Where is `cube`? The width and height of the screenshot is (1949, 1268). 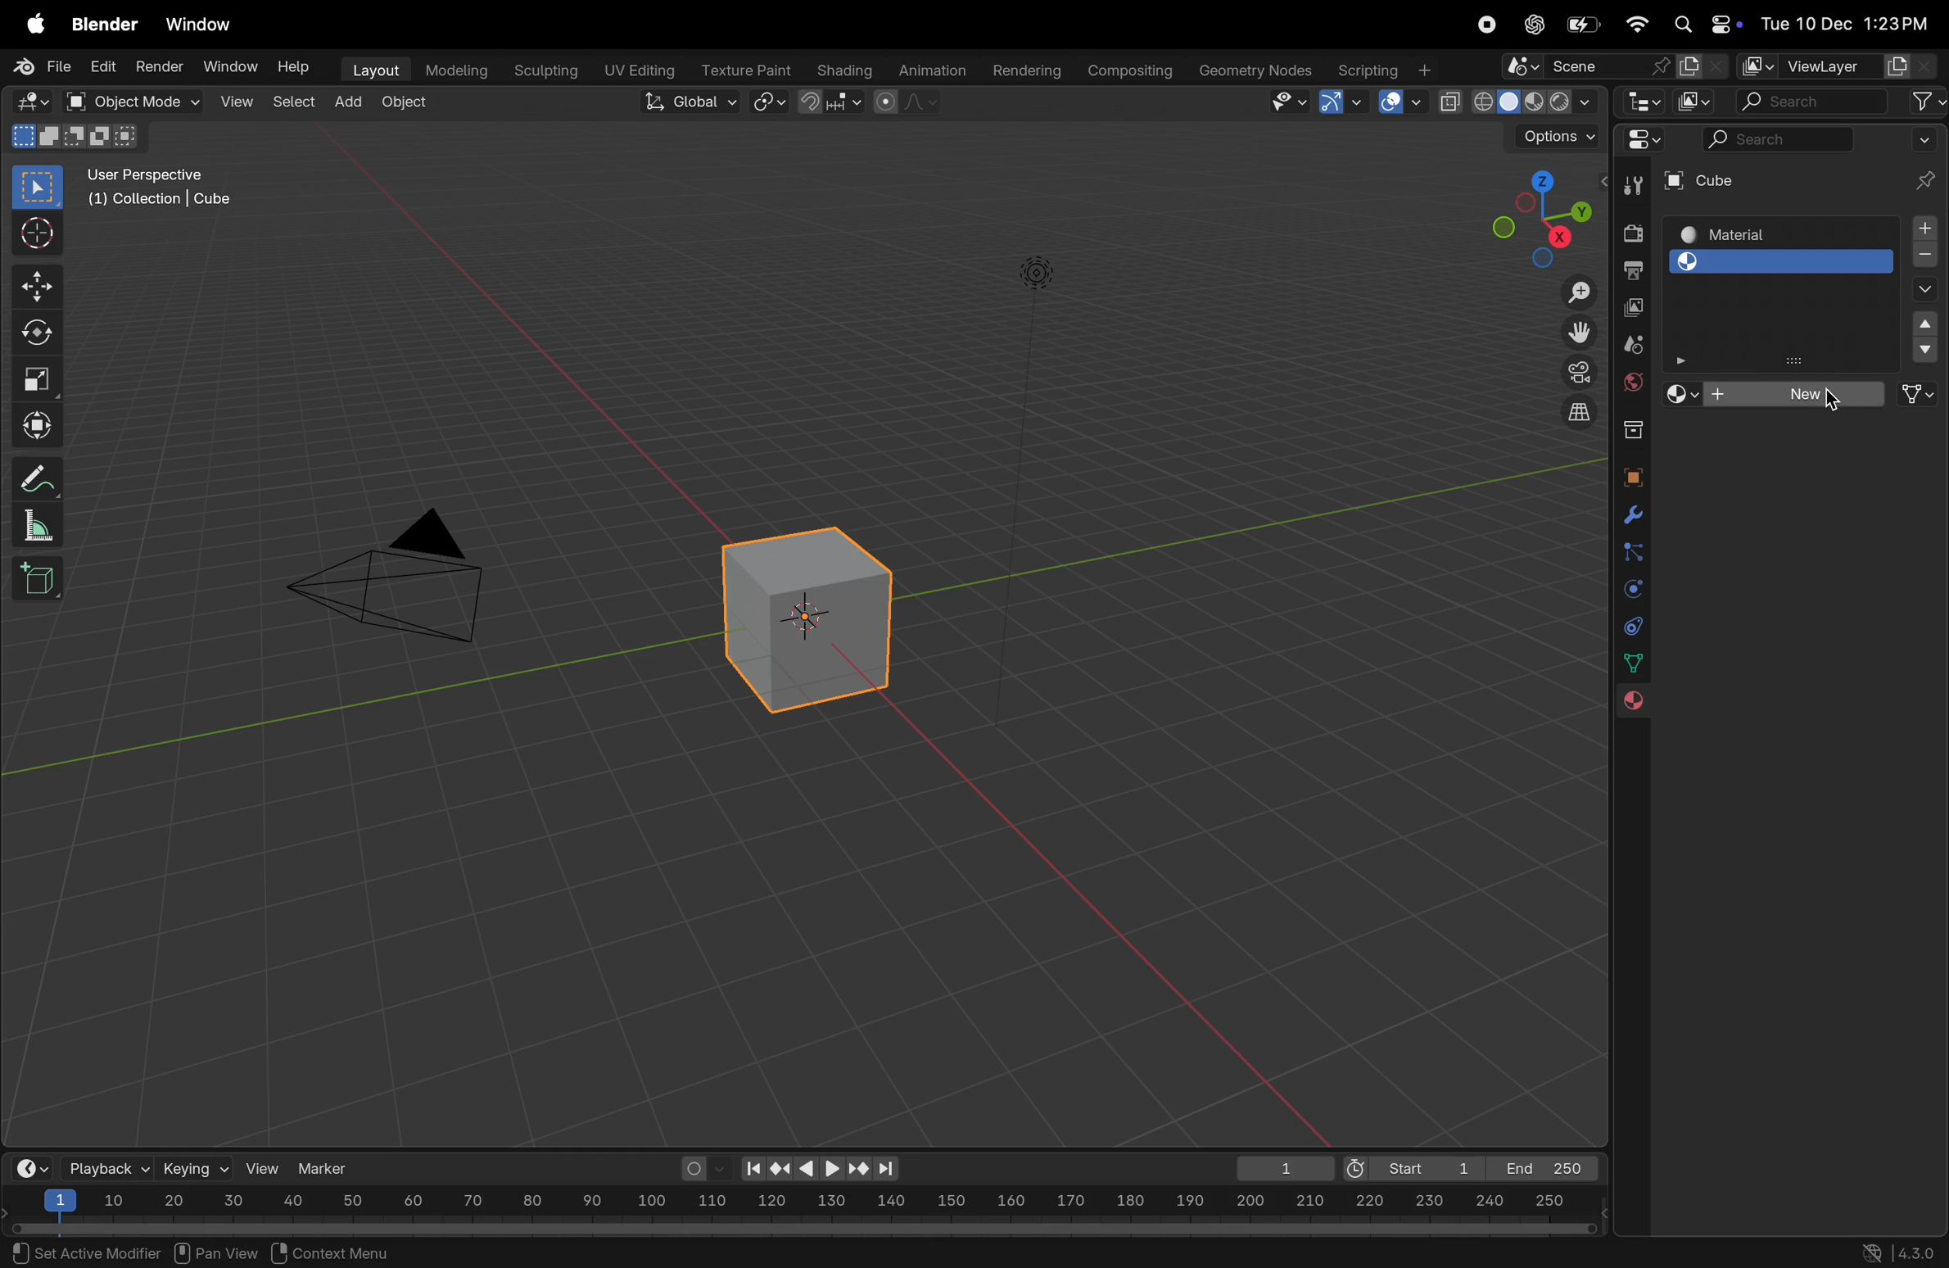
cube is located at coordinates (1924, 333).